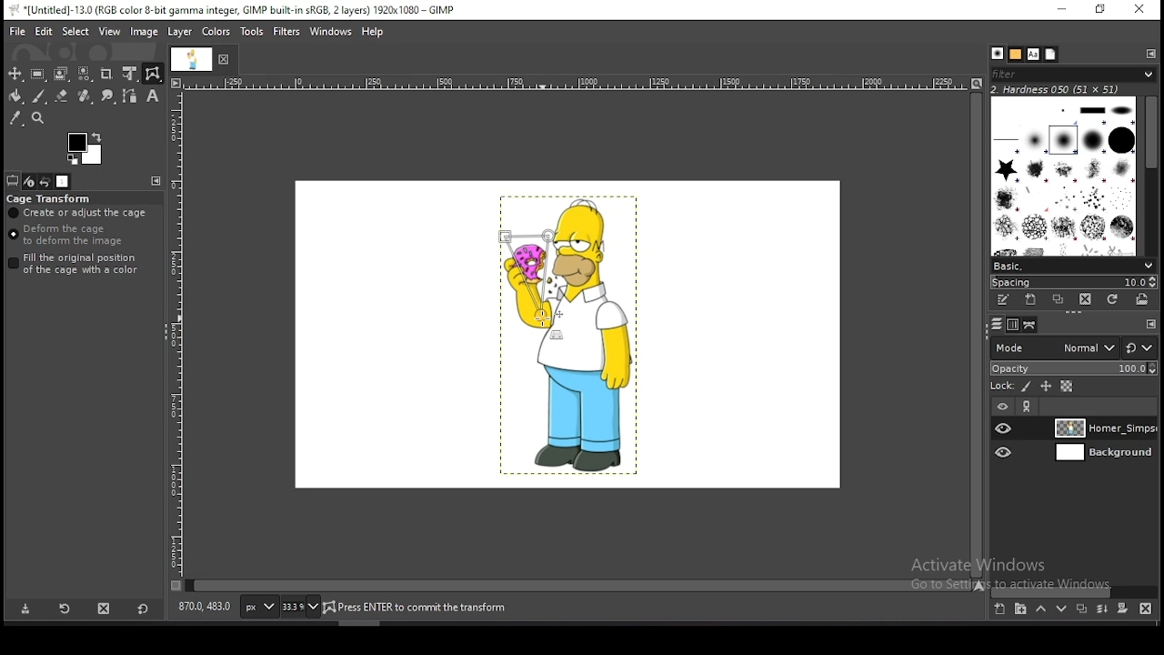 The width and height of the screenshot is (1164, 655). What do you see at coordinates (299, 607) in the screenshot?
I see `zoom status` at bounding box center [299, 607].